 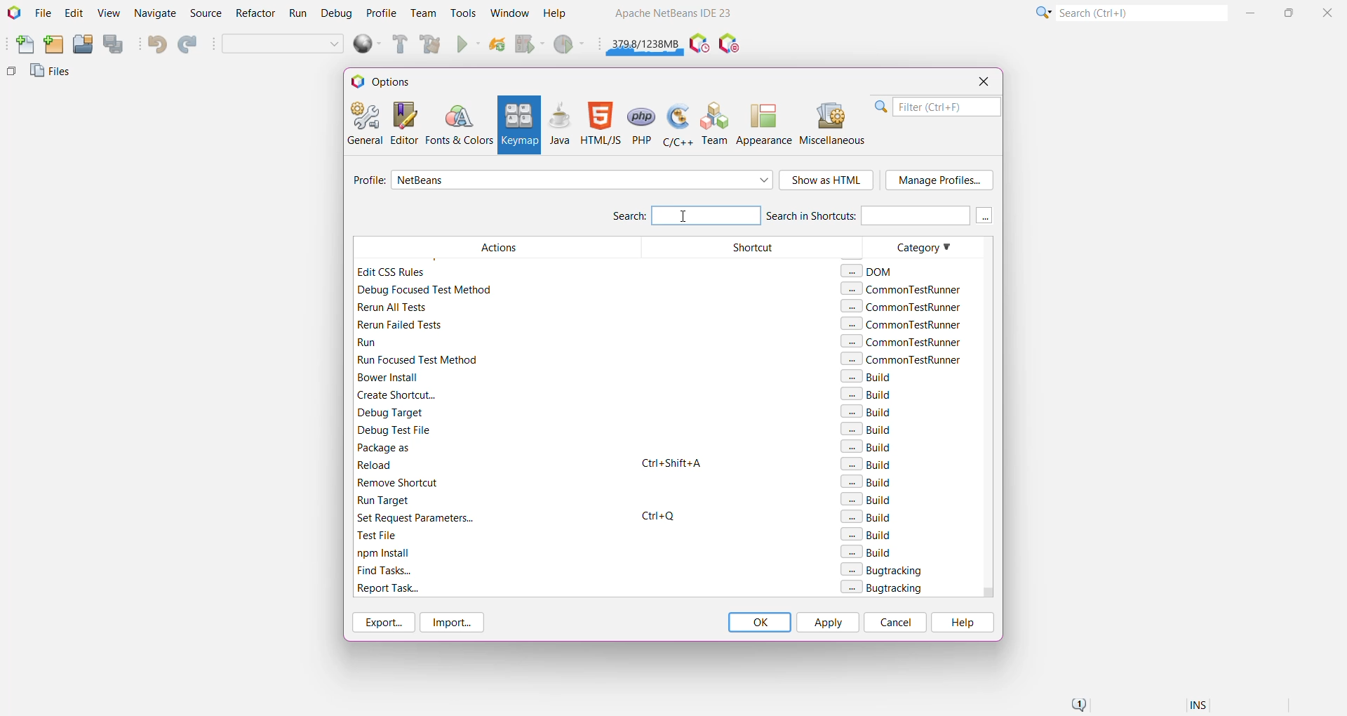 I want to click on Profile, so click(x=367, y=182).